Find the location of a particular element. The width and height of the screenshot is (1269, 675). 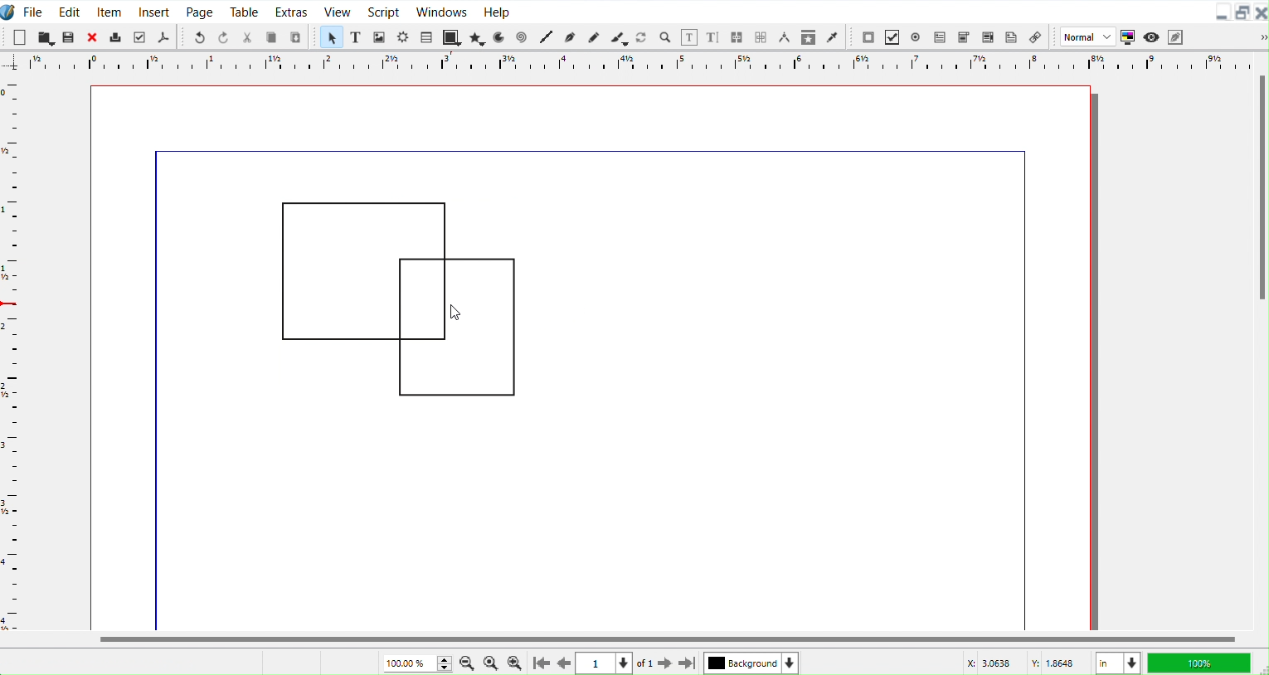

Drop down box is located at coordinates (1256, 36).